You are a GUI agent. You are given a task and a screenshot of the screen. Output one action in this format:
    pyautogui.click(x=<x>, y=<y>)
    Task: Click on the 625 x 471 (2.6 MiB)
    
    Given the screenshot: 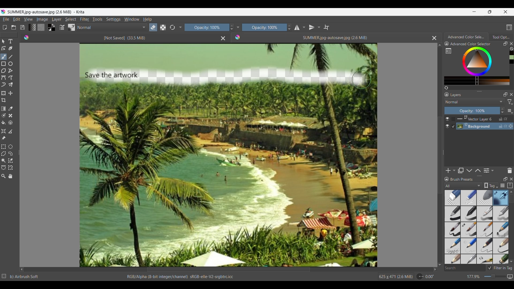 What is the action you would take?
    pyautogui.click(x=395, y=277)
    